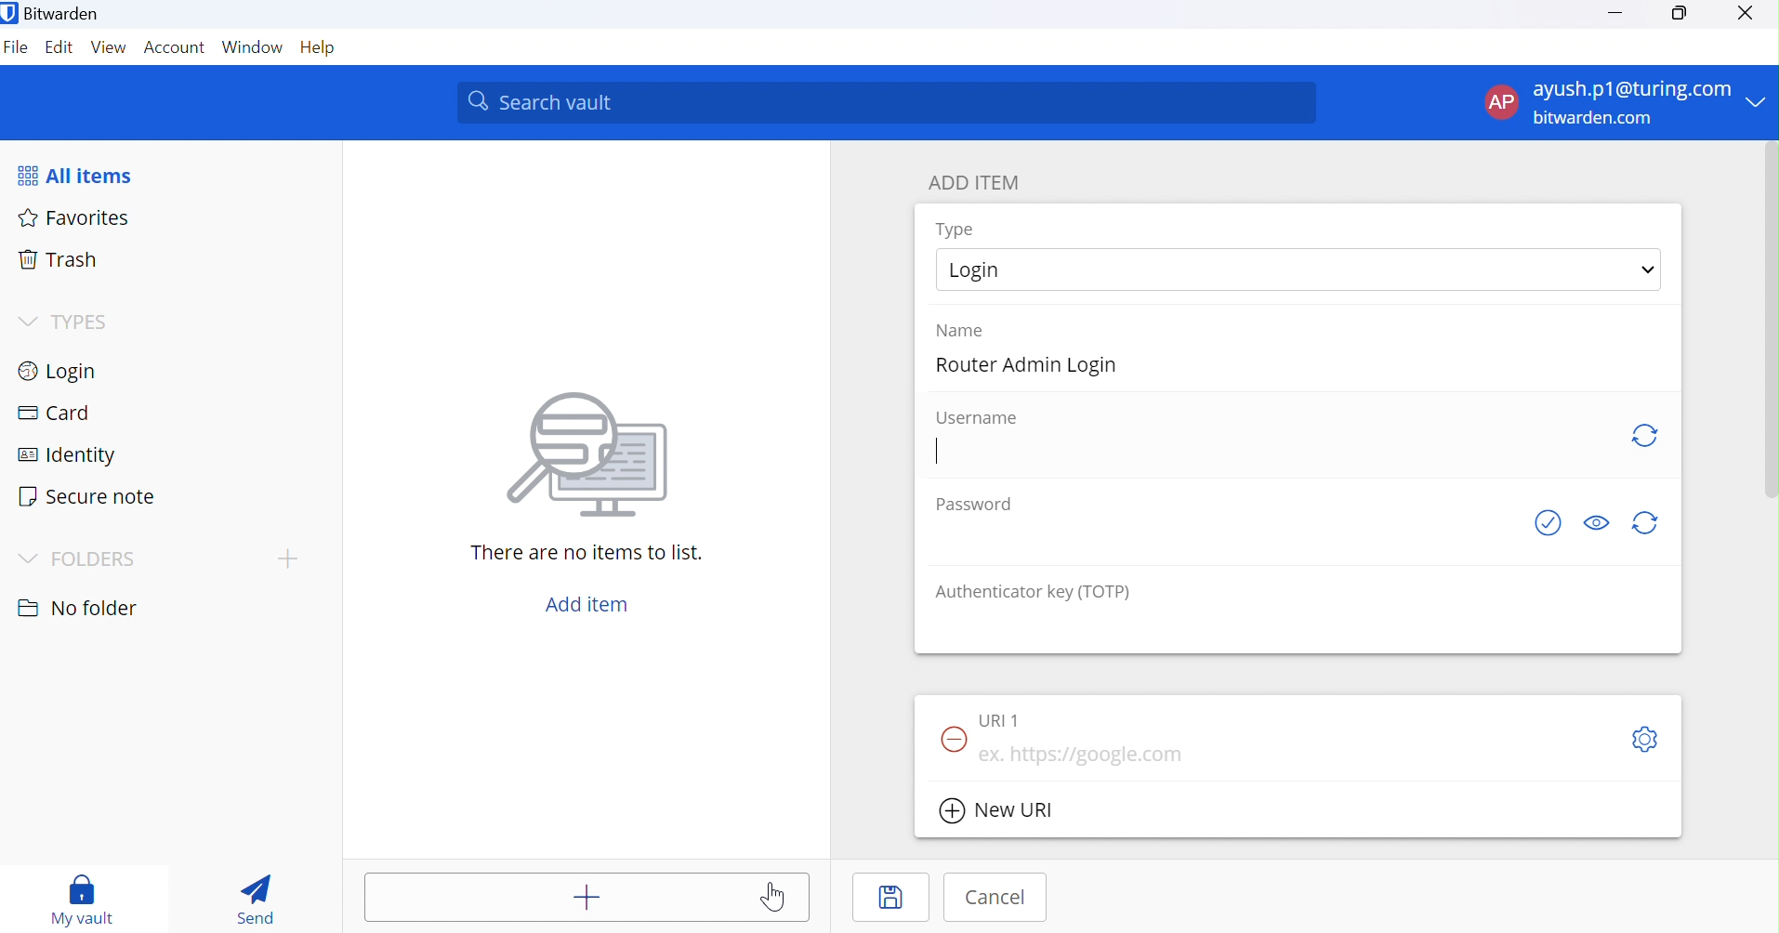  Describe the element at coordinates (1595, 521) in the screenshot. I see `Toggle visibility` at that location.